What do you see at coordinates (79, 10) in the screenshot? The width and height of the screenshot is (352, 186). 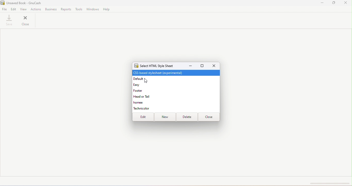 I see `Tools` at bounding box center [79, 10].